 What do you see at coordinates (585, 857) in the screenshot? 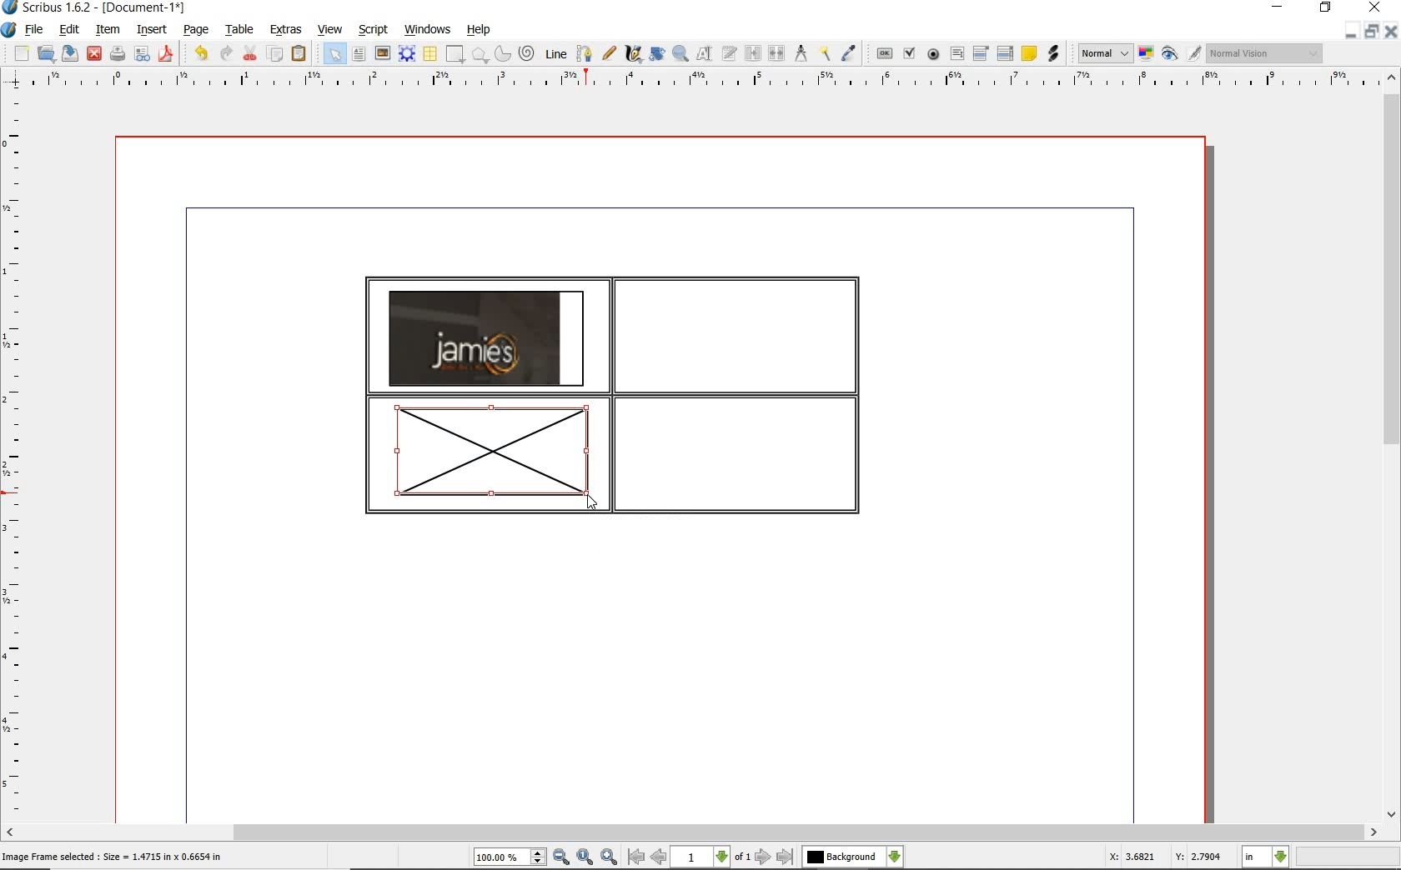
I see `zoom to` at bounding box center [585, 857].